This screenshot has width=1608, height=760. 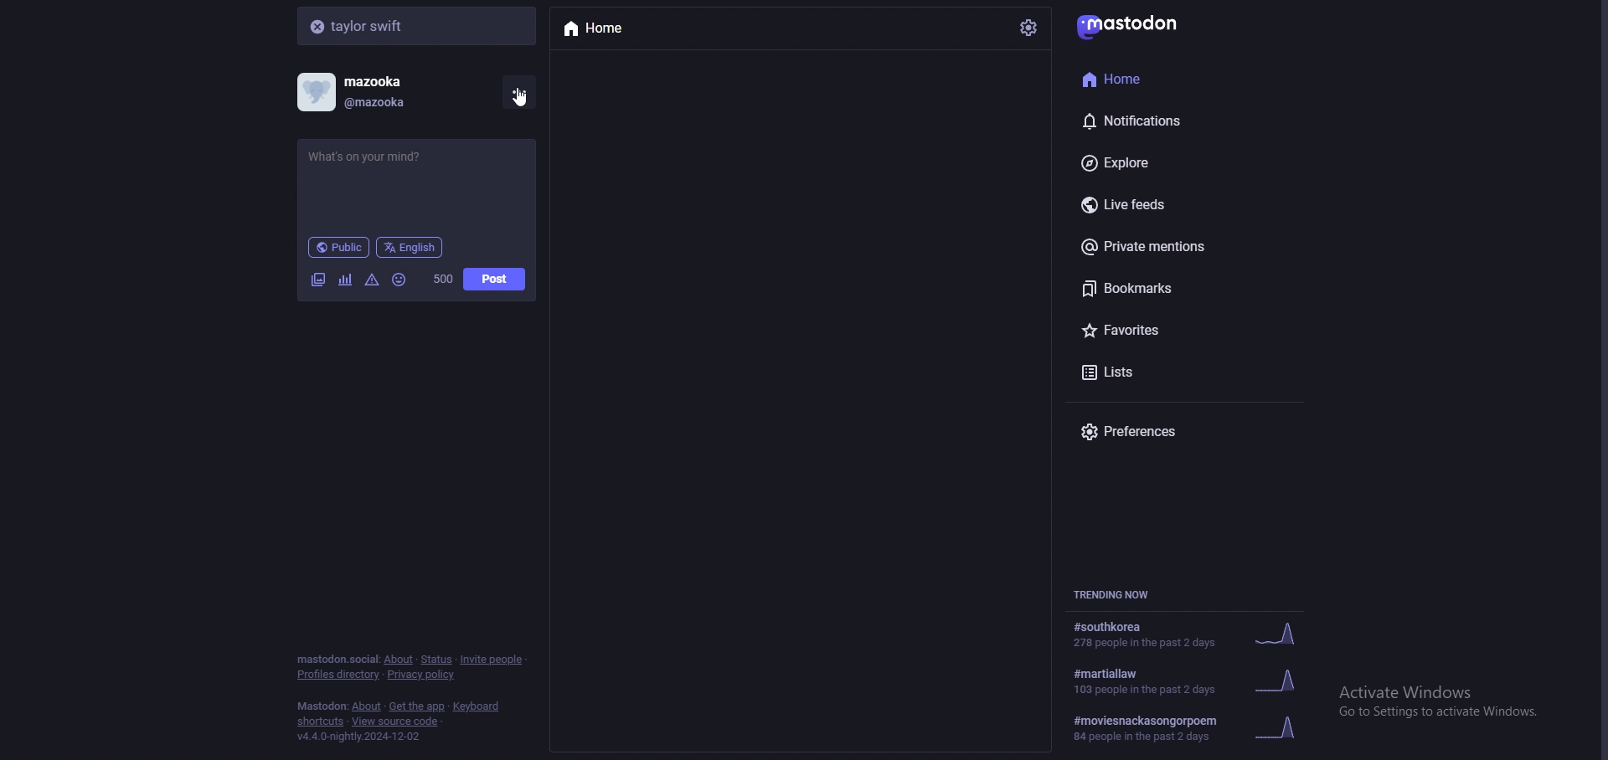 What do you see at coordinates (495, 279) in the screenshot?
I see `post` at bounding box center [495, 279].